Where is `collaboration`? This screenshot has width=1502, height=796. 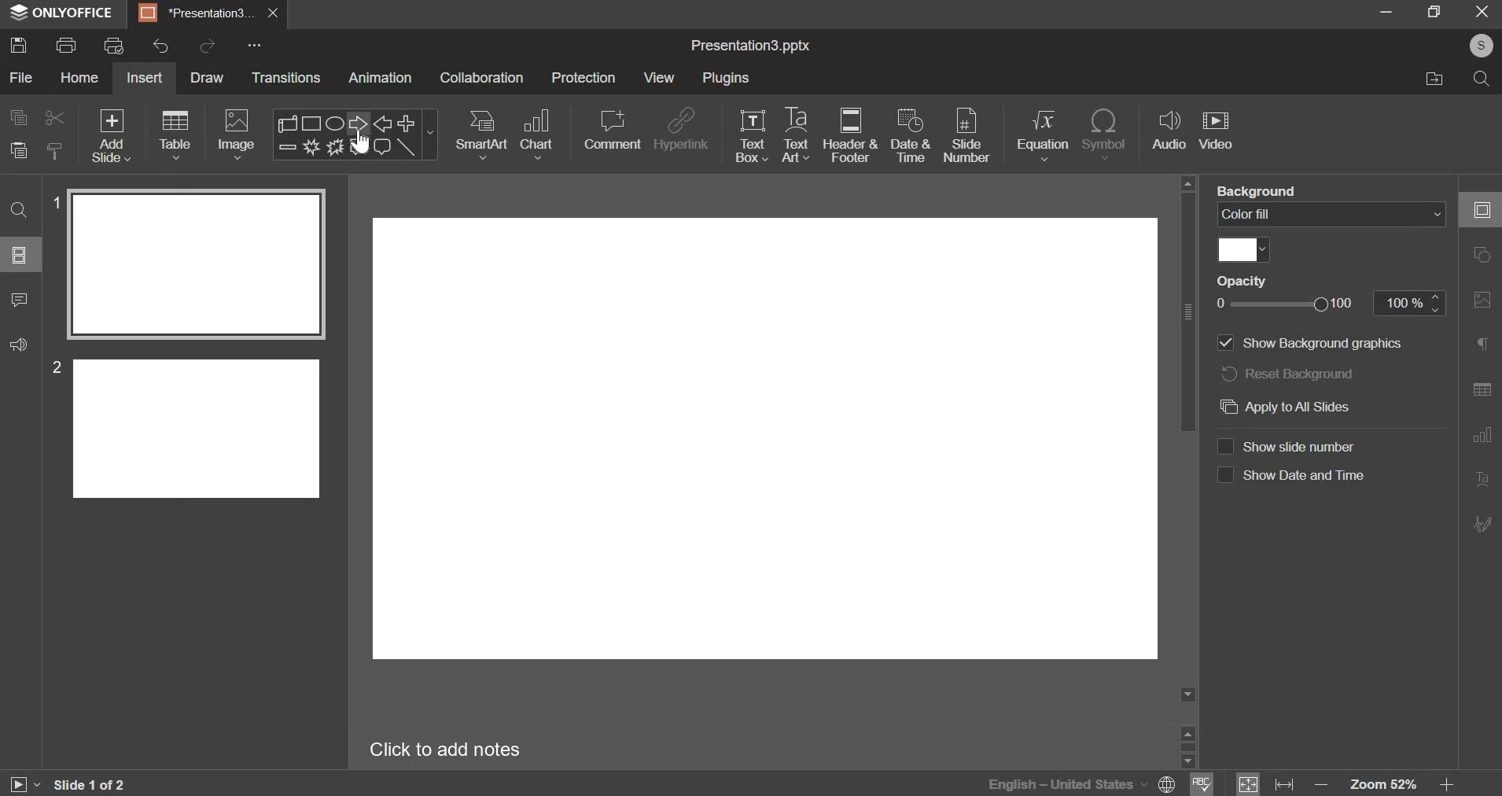 collaboration is located at coordinates (482, 77).